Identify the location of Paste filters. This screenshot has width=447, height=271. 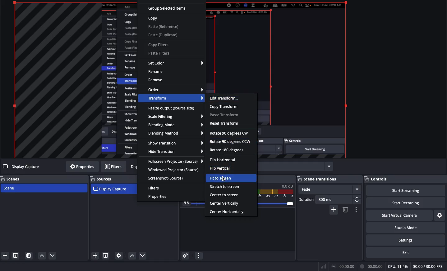
(158, 53).